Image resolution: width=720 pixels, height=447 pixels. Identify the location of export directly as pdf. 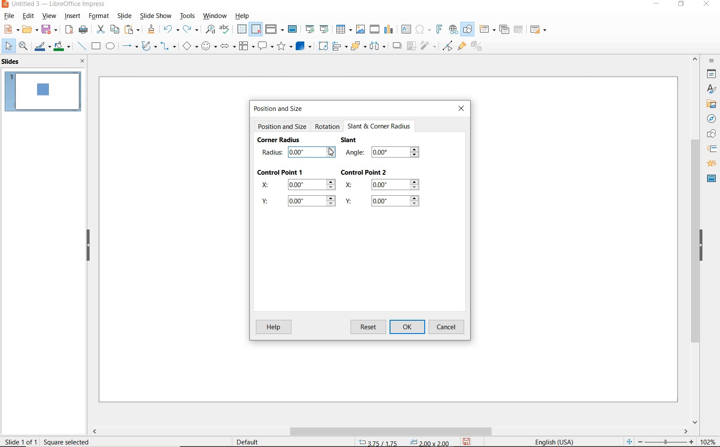
(69, 30).